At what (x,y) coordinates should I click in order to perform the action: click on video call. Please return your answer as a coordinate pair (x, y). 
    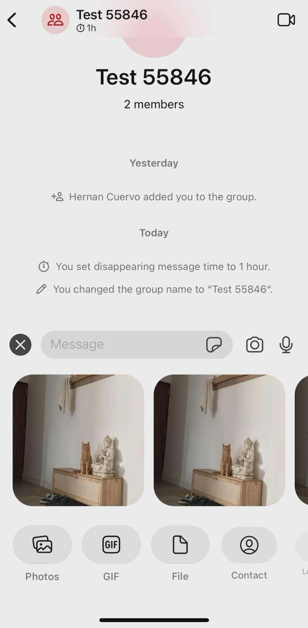
    Looking at the image, I should click on (286, 20).